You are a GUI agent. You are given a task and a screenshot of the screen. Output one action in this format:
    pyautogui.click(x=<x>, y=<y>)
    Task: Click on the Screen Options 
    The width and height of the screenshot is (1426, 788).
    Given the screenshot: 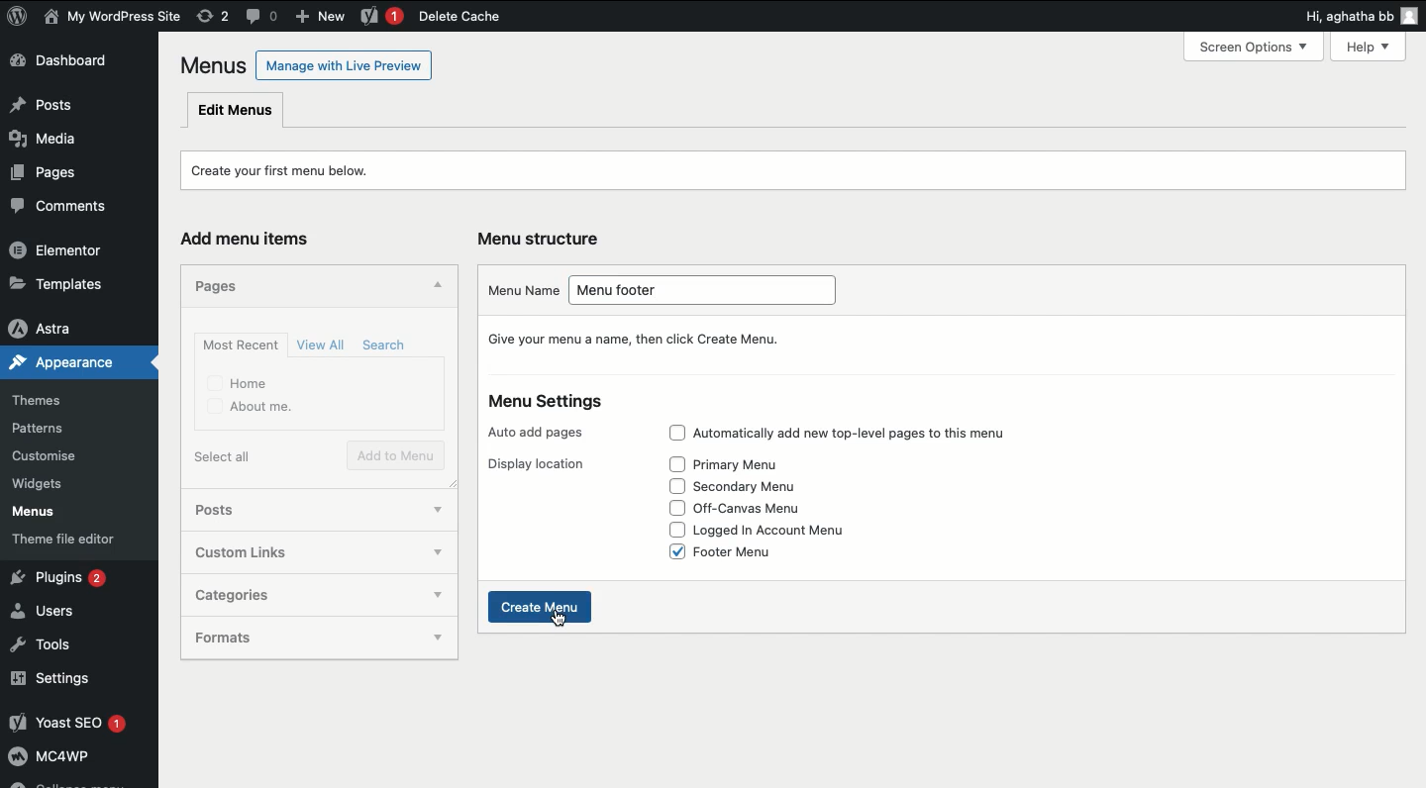 What is the action you would take?
    pyautogui.click(x=1262, y=47)
    